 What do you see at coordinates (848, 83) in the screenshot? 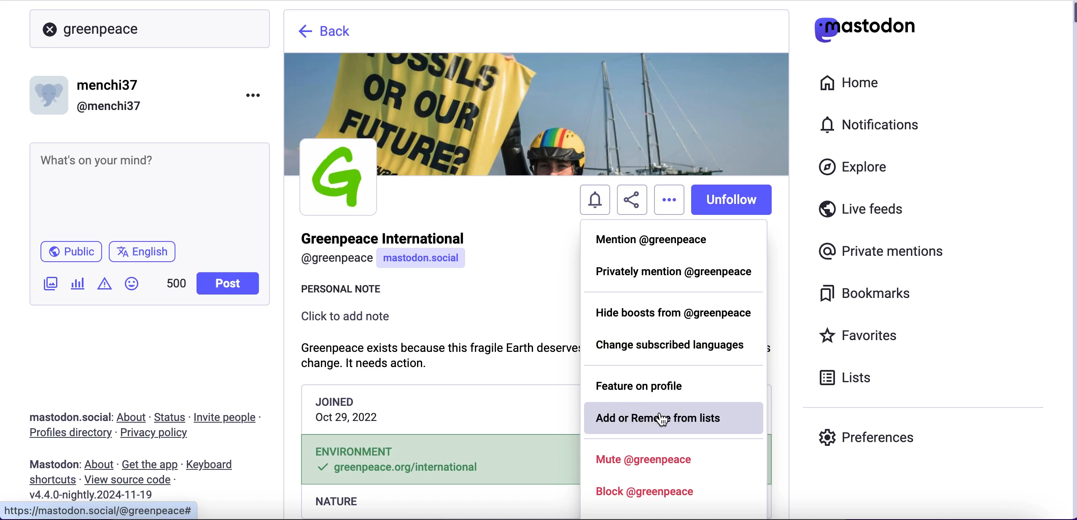
I see `home` at bounding box center [848, 83].